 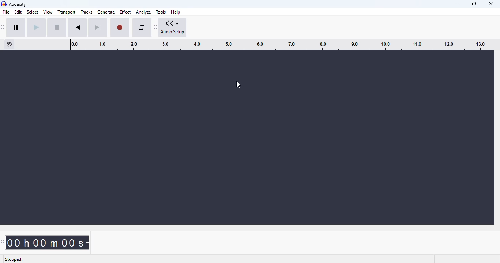 I want to click on view, so click(x=48, y=12).